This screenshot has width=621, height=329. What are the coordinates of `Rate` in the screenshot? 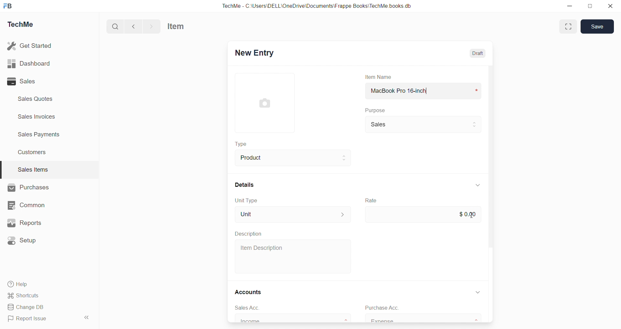 It's located at (371, 200).